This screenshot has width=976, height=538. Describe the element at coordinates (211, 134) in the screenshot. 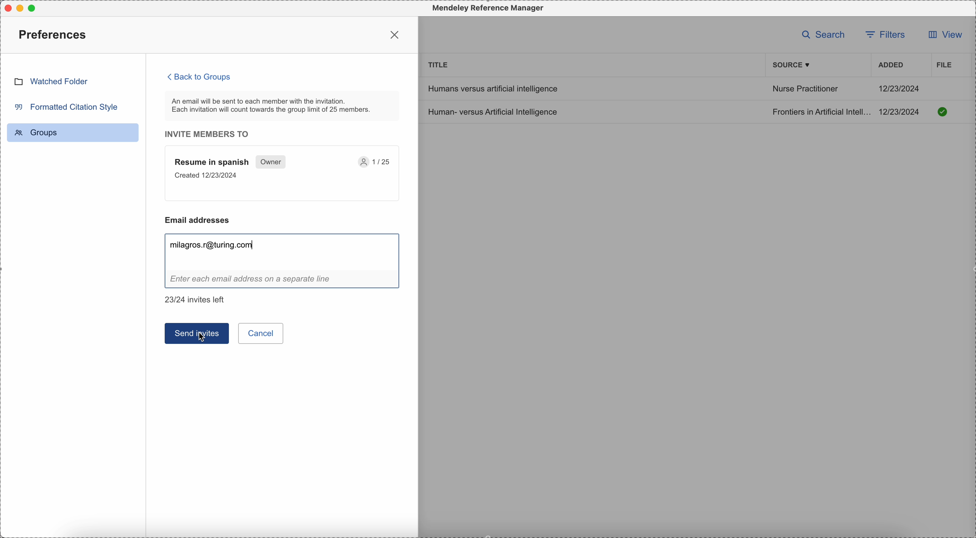

I see `invite members to` at that location.